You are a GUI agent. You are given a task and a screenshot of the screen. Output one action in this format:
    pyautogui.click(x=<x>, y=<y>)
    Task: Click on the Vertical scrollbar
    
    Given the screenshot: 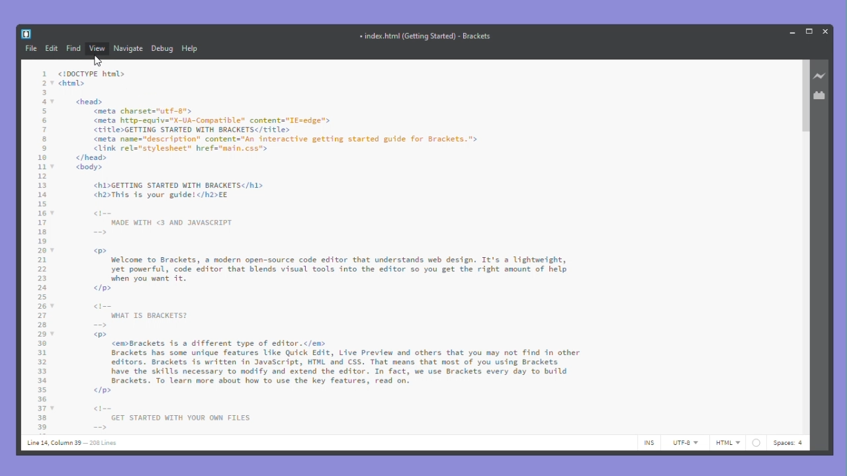 What is the action you would take?
    pyautogui.click(x=804, y=97)
    